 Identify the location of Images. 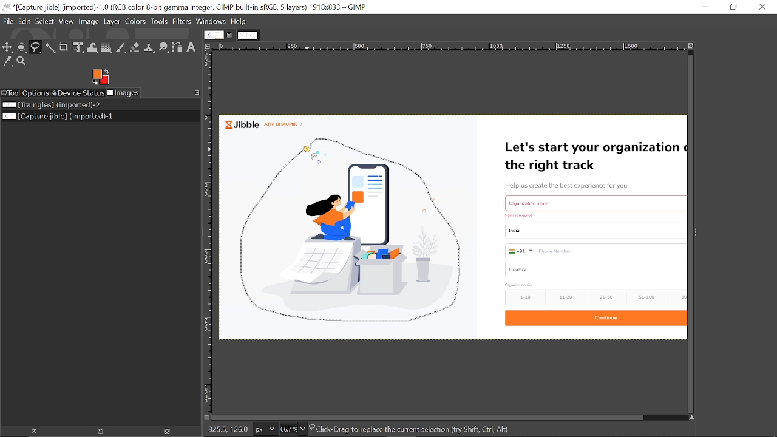
(123, 93).